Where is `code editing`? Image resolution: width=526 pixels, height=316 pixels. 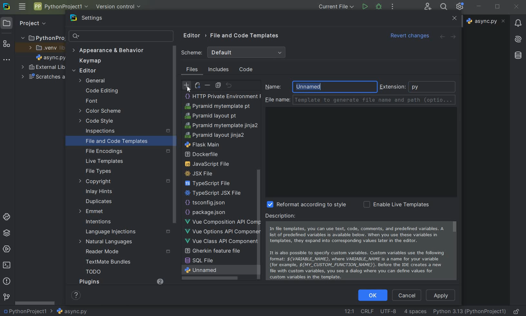 code editing is located at coordinates (100, 91).